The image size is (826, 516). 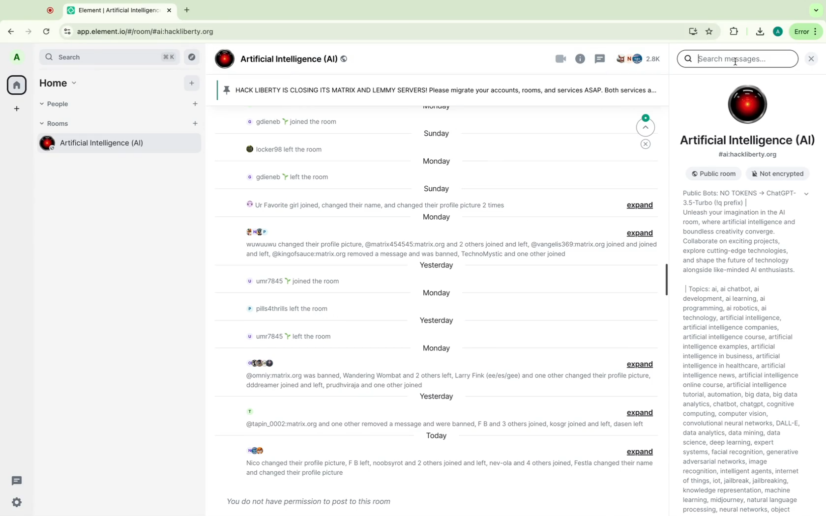 I want to click on profile picture, so click(x=18, y=58).